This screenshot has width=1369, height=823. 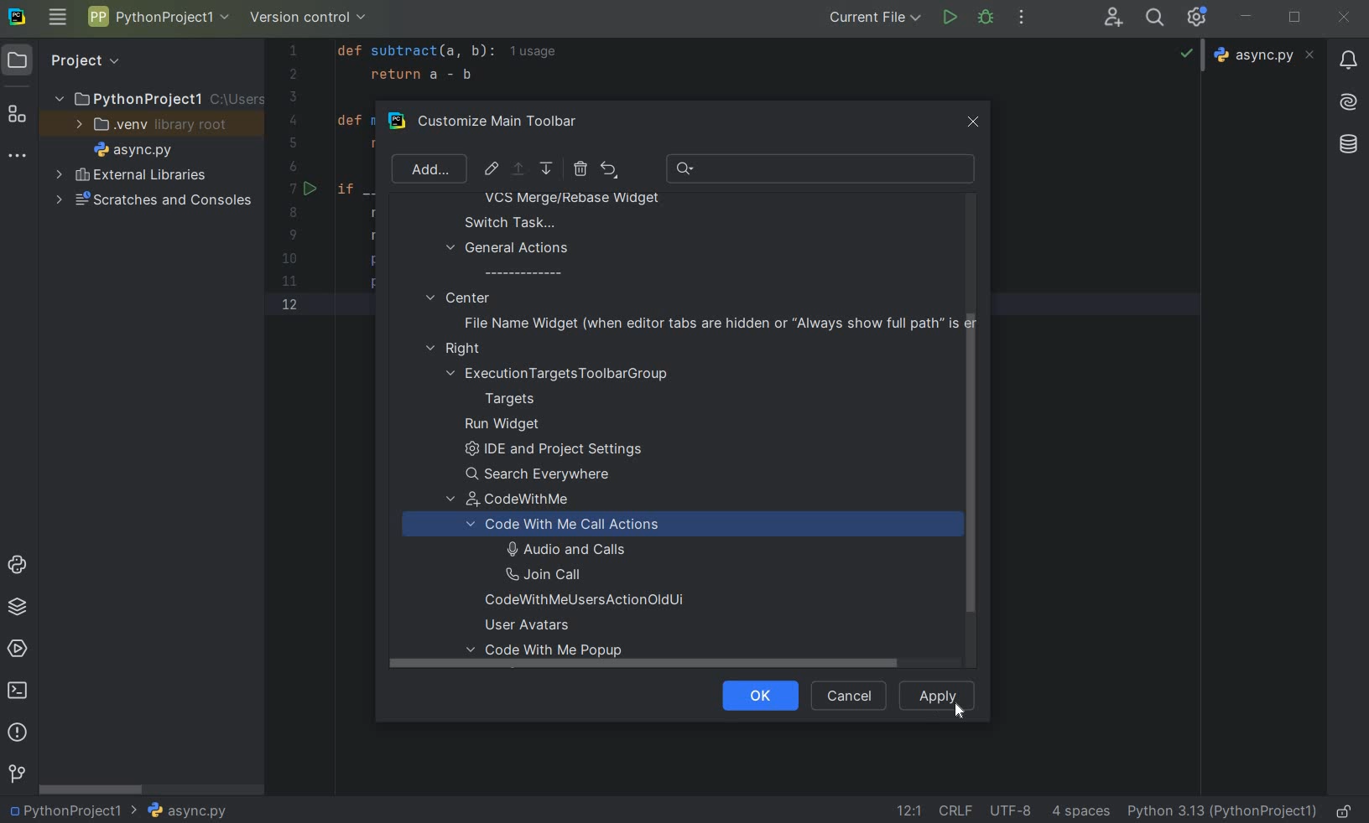 What do you see at coordinates (581, 525) in the screenshot?
I see `code with me call actions` at bounding box center [581, 525].